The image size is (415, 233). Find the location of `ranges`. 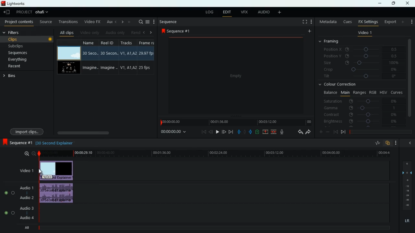

ranges is located at coordinates (359, 93).